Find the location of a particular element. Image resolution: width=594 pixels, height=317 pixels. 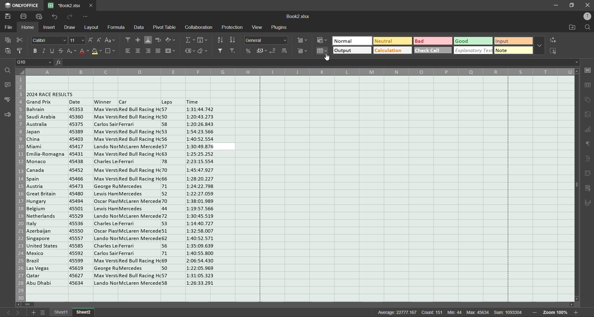

open location is located at coordinates (574, 29).